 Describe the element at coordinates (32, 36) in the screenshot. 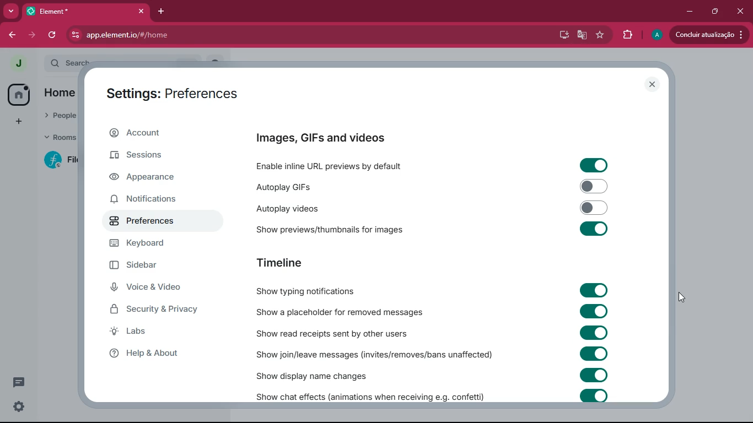

I see `forward` at that location.